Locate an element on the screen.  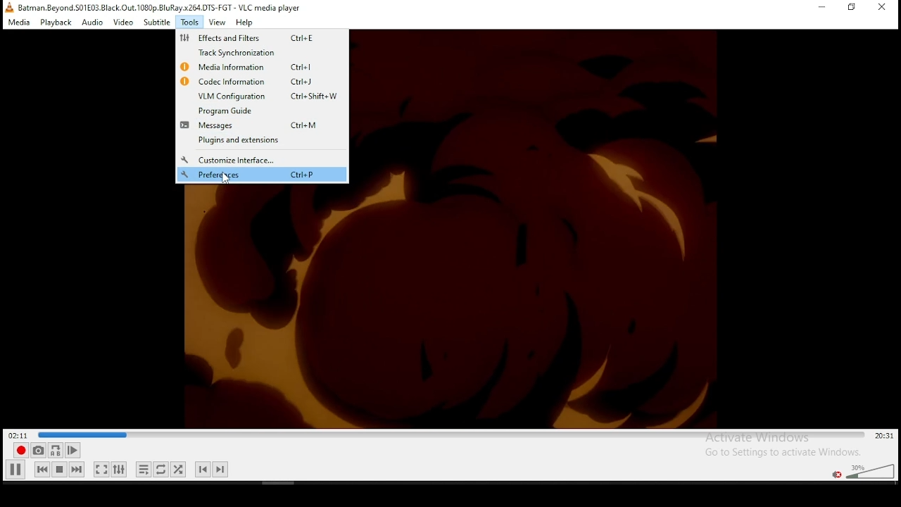
toggle between loop all, loop one, and no loop is located at coordinates (160, 469).